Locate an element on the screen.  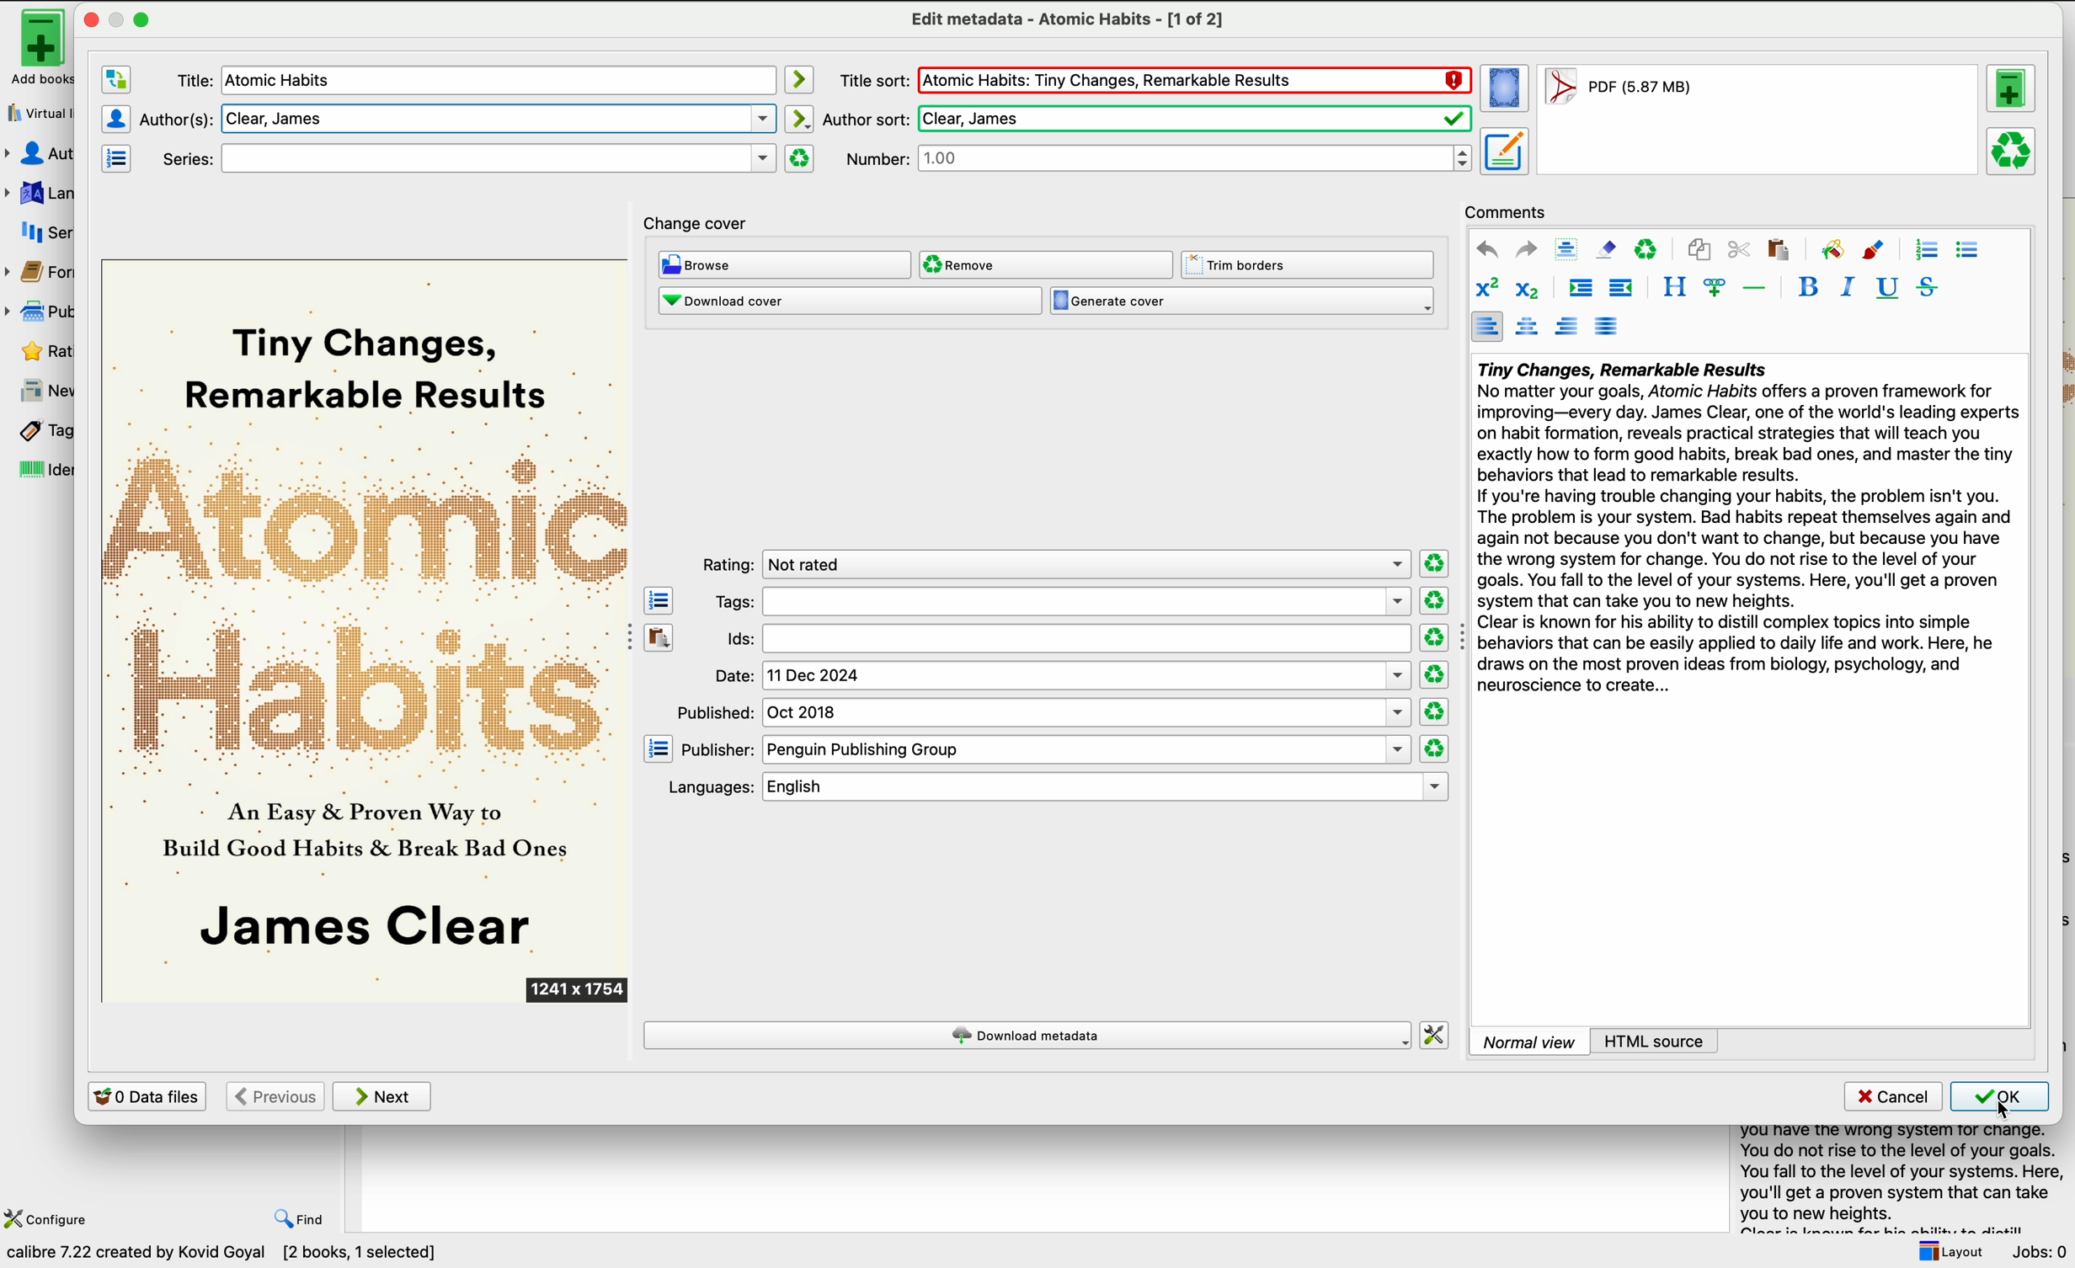
foreground color is located at coordinates (1875, 248).